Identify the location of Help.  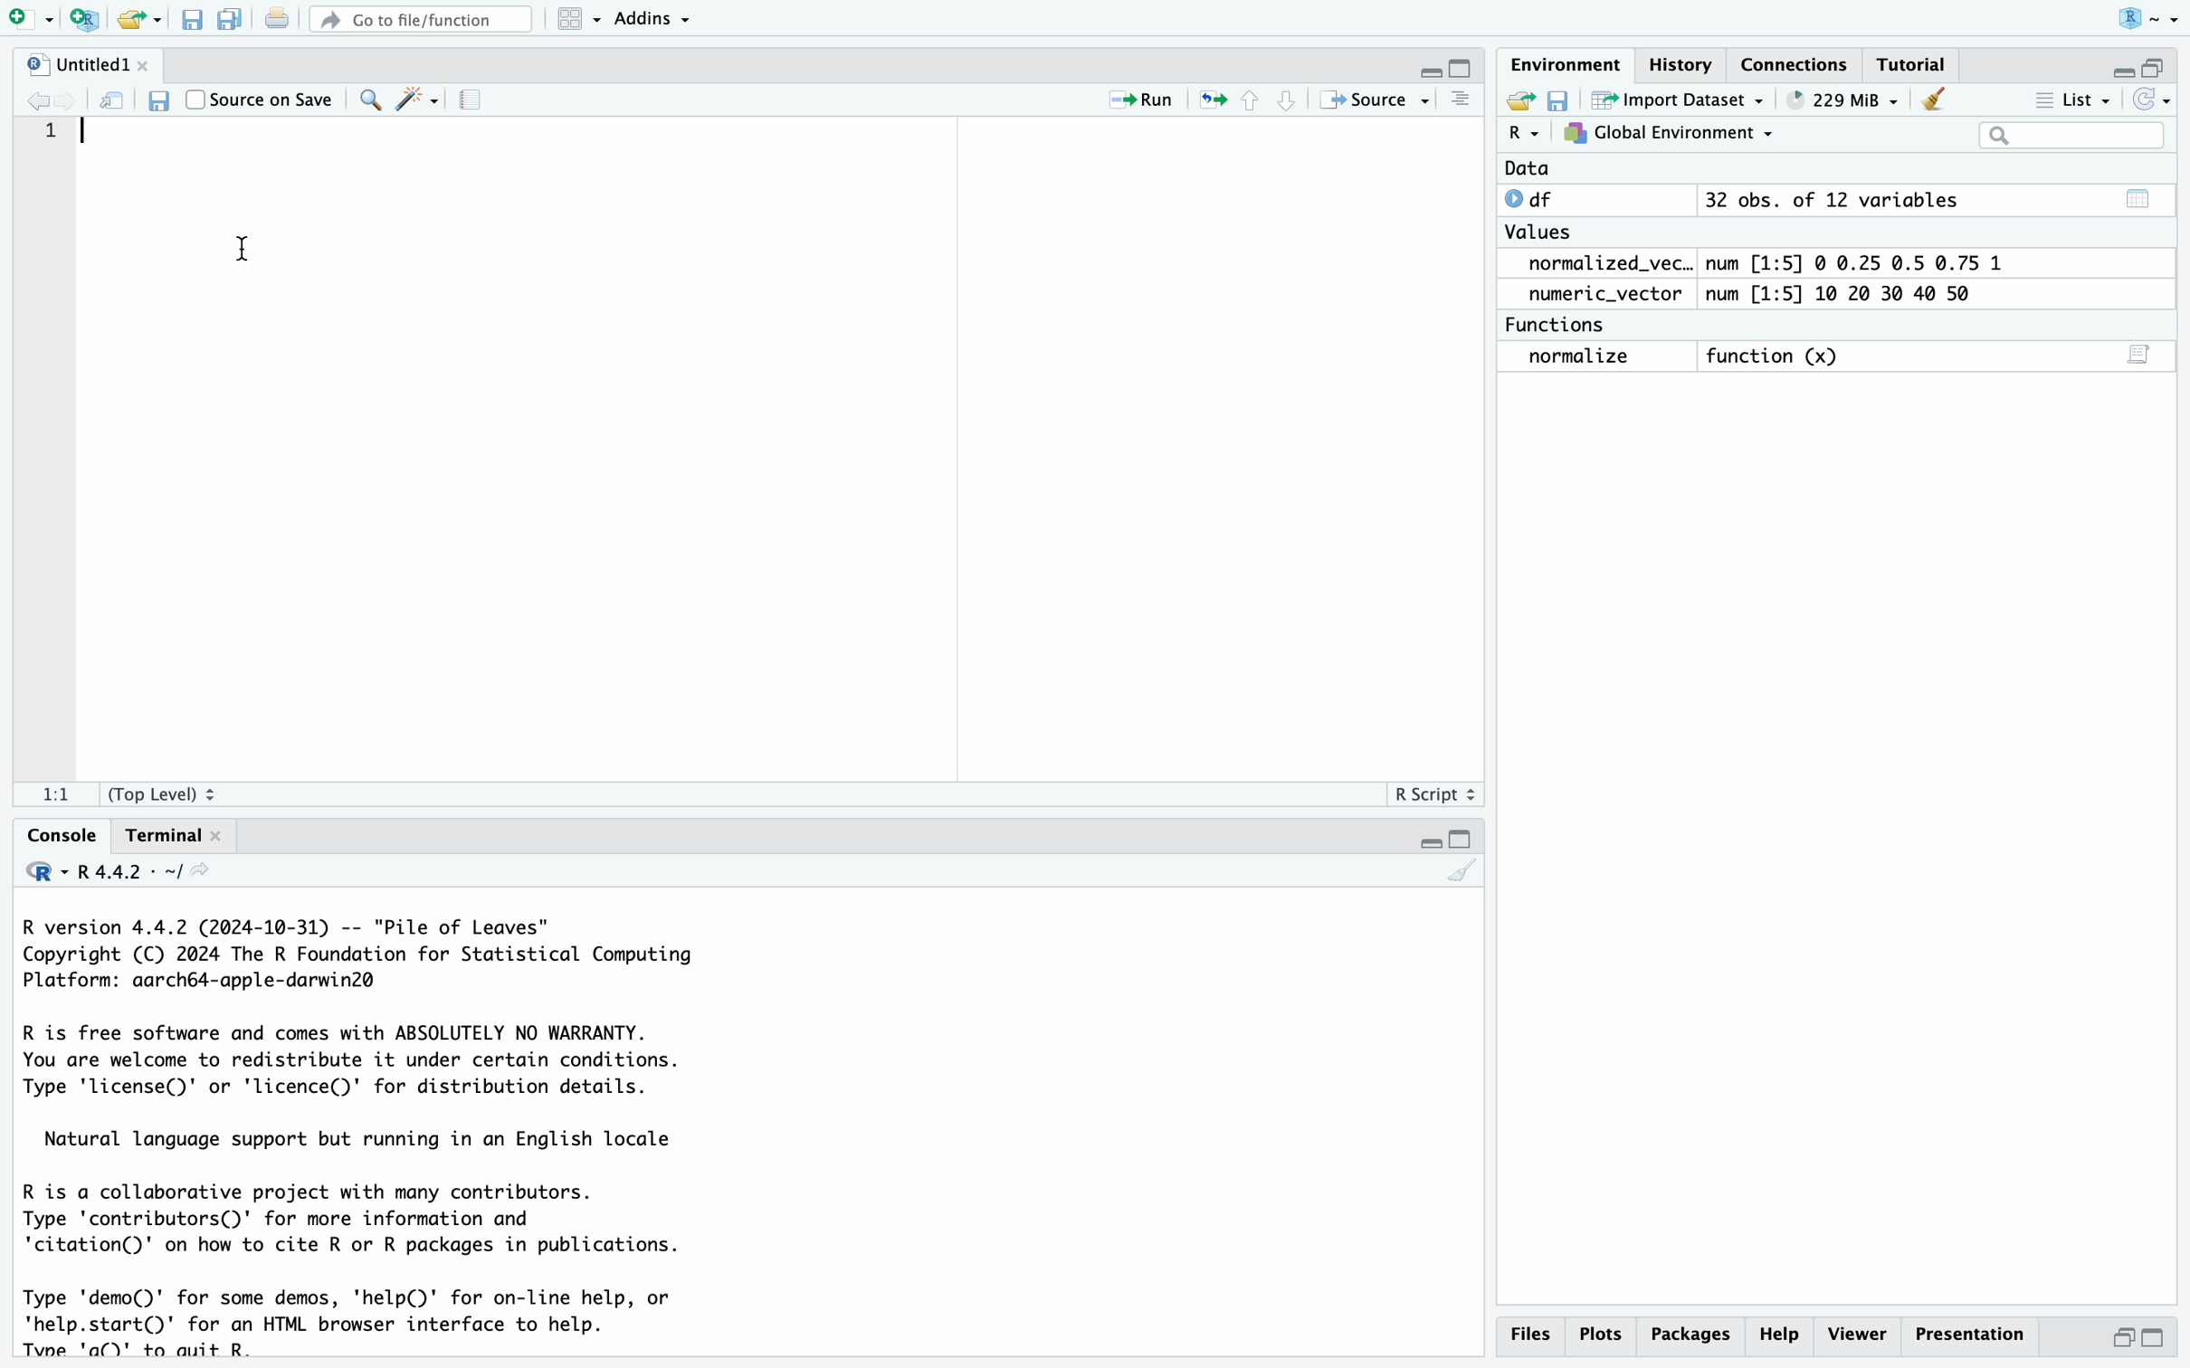
(1690, 1334).